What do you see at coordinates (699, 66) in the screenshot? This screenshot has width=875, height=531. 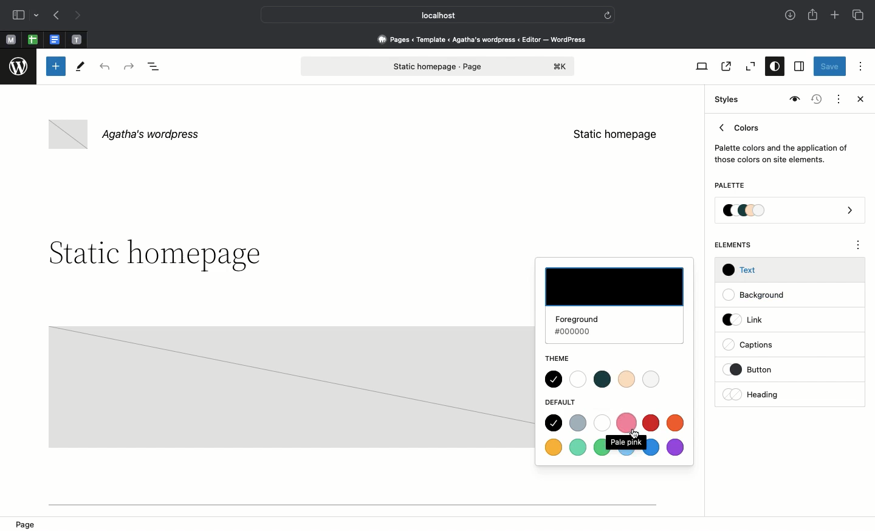 I see `View` at bounding box center [699, 66].